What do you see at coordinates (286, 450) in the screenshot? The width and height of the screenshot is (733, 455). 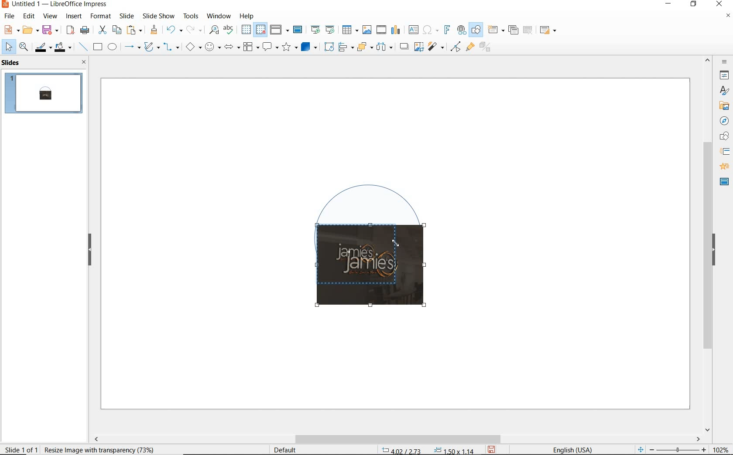 I see `Default` at bounding box center [286, 450].